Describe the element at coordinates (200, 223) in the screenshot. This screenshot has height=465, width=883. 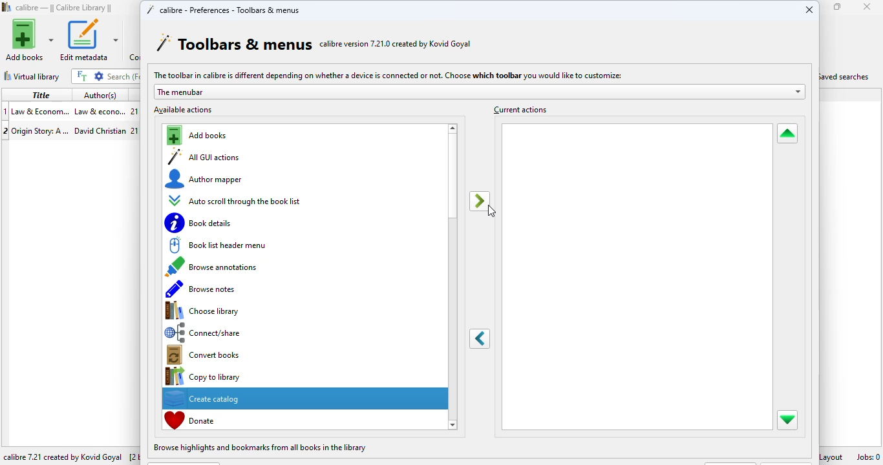
I see `book details` at that location.